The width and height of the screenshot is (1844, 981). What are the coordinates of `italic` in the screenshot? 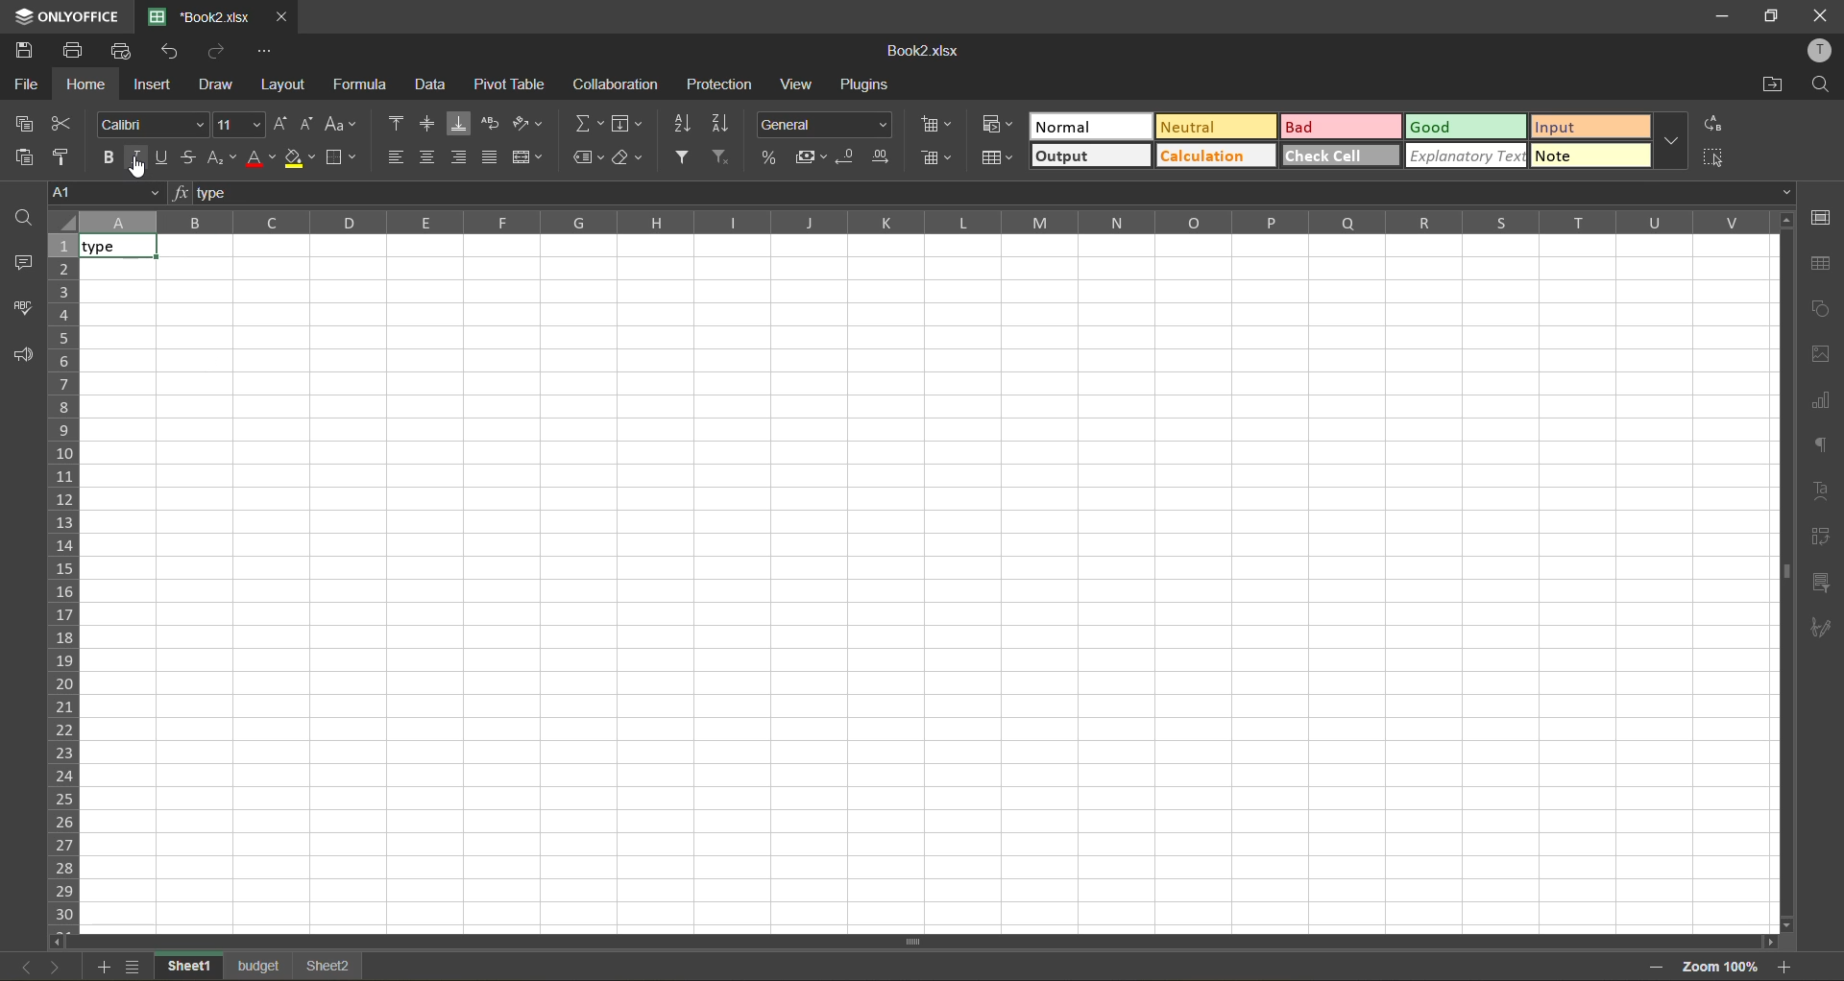 It's located at (137, 157).